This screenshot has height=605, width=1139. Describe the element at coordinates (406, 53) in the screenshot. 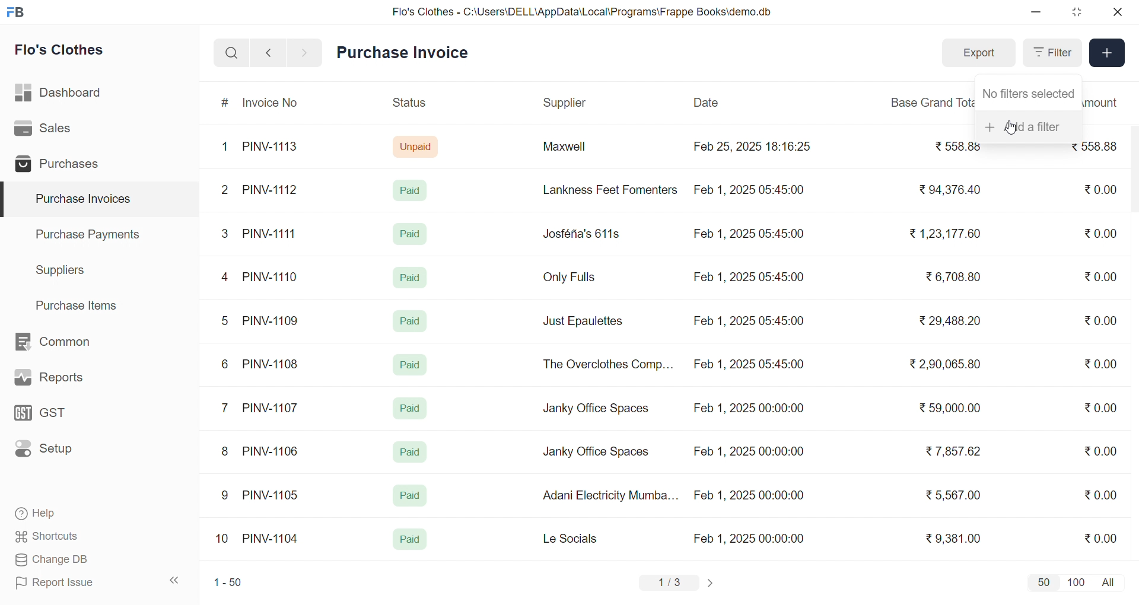

I see `Purchase Invoice` at that location.